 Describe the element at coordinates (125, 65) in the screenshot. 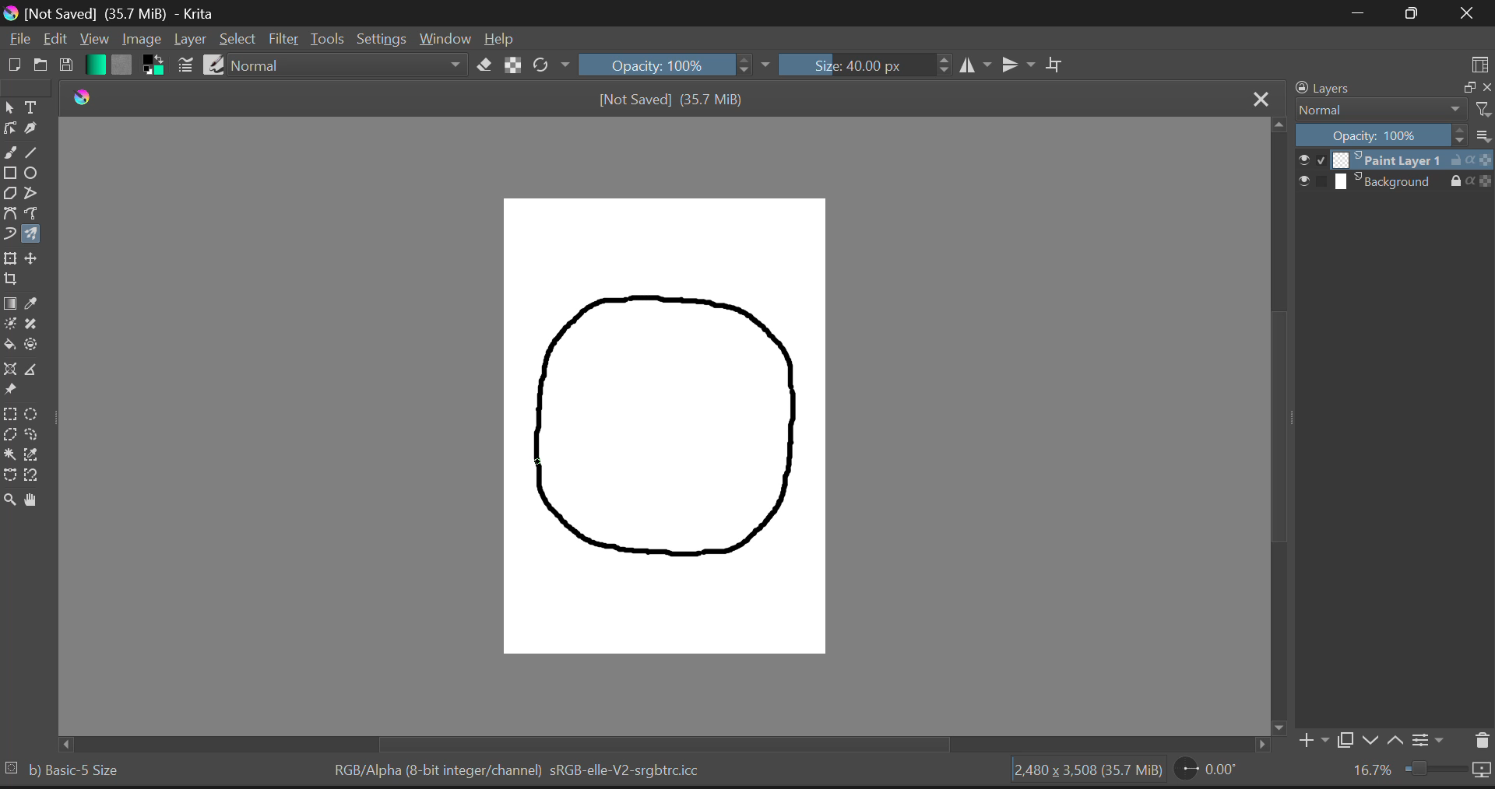

I see `Pattern` at that location.